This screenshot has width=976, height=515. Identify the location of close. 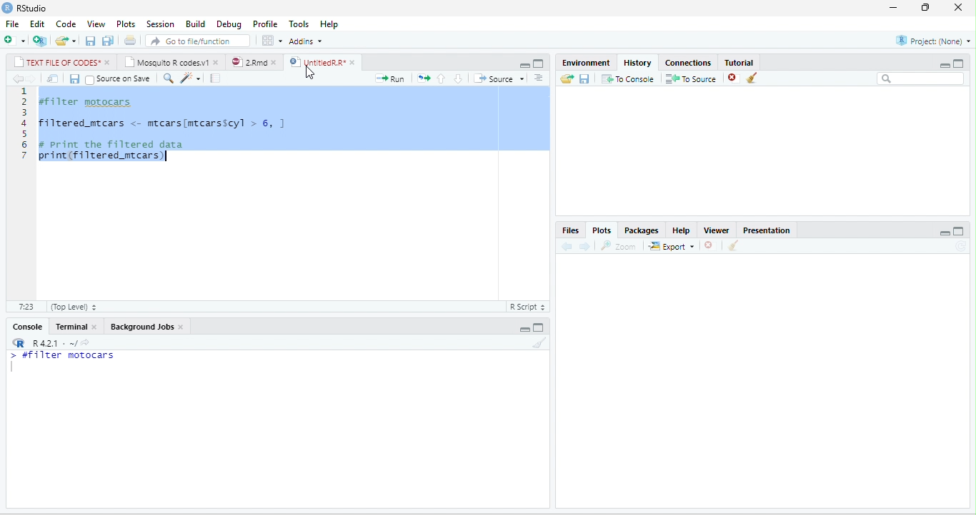
(109, 62).